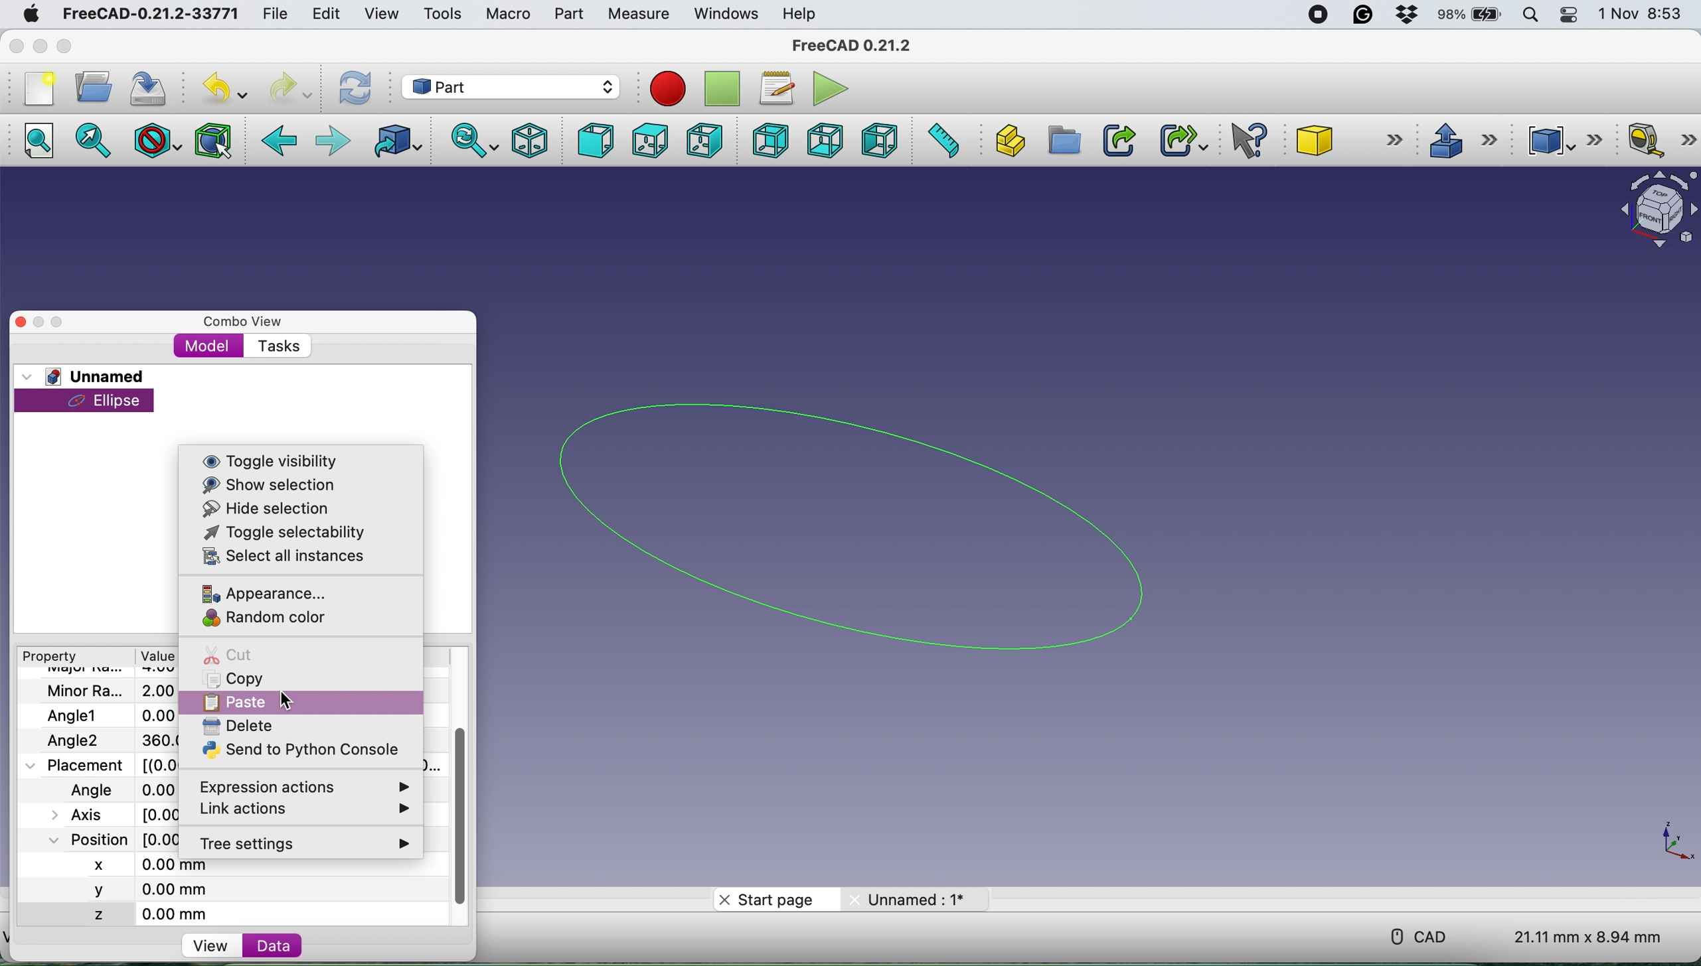 The image size is (1701, 966). I want to click on combo view, so click(242, 322).